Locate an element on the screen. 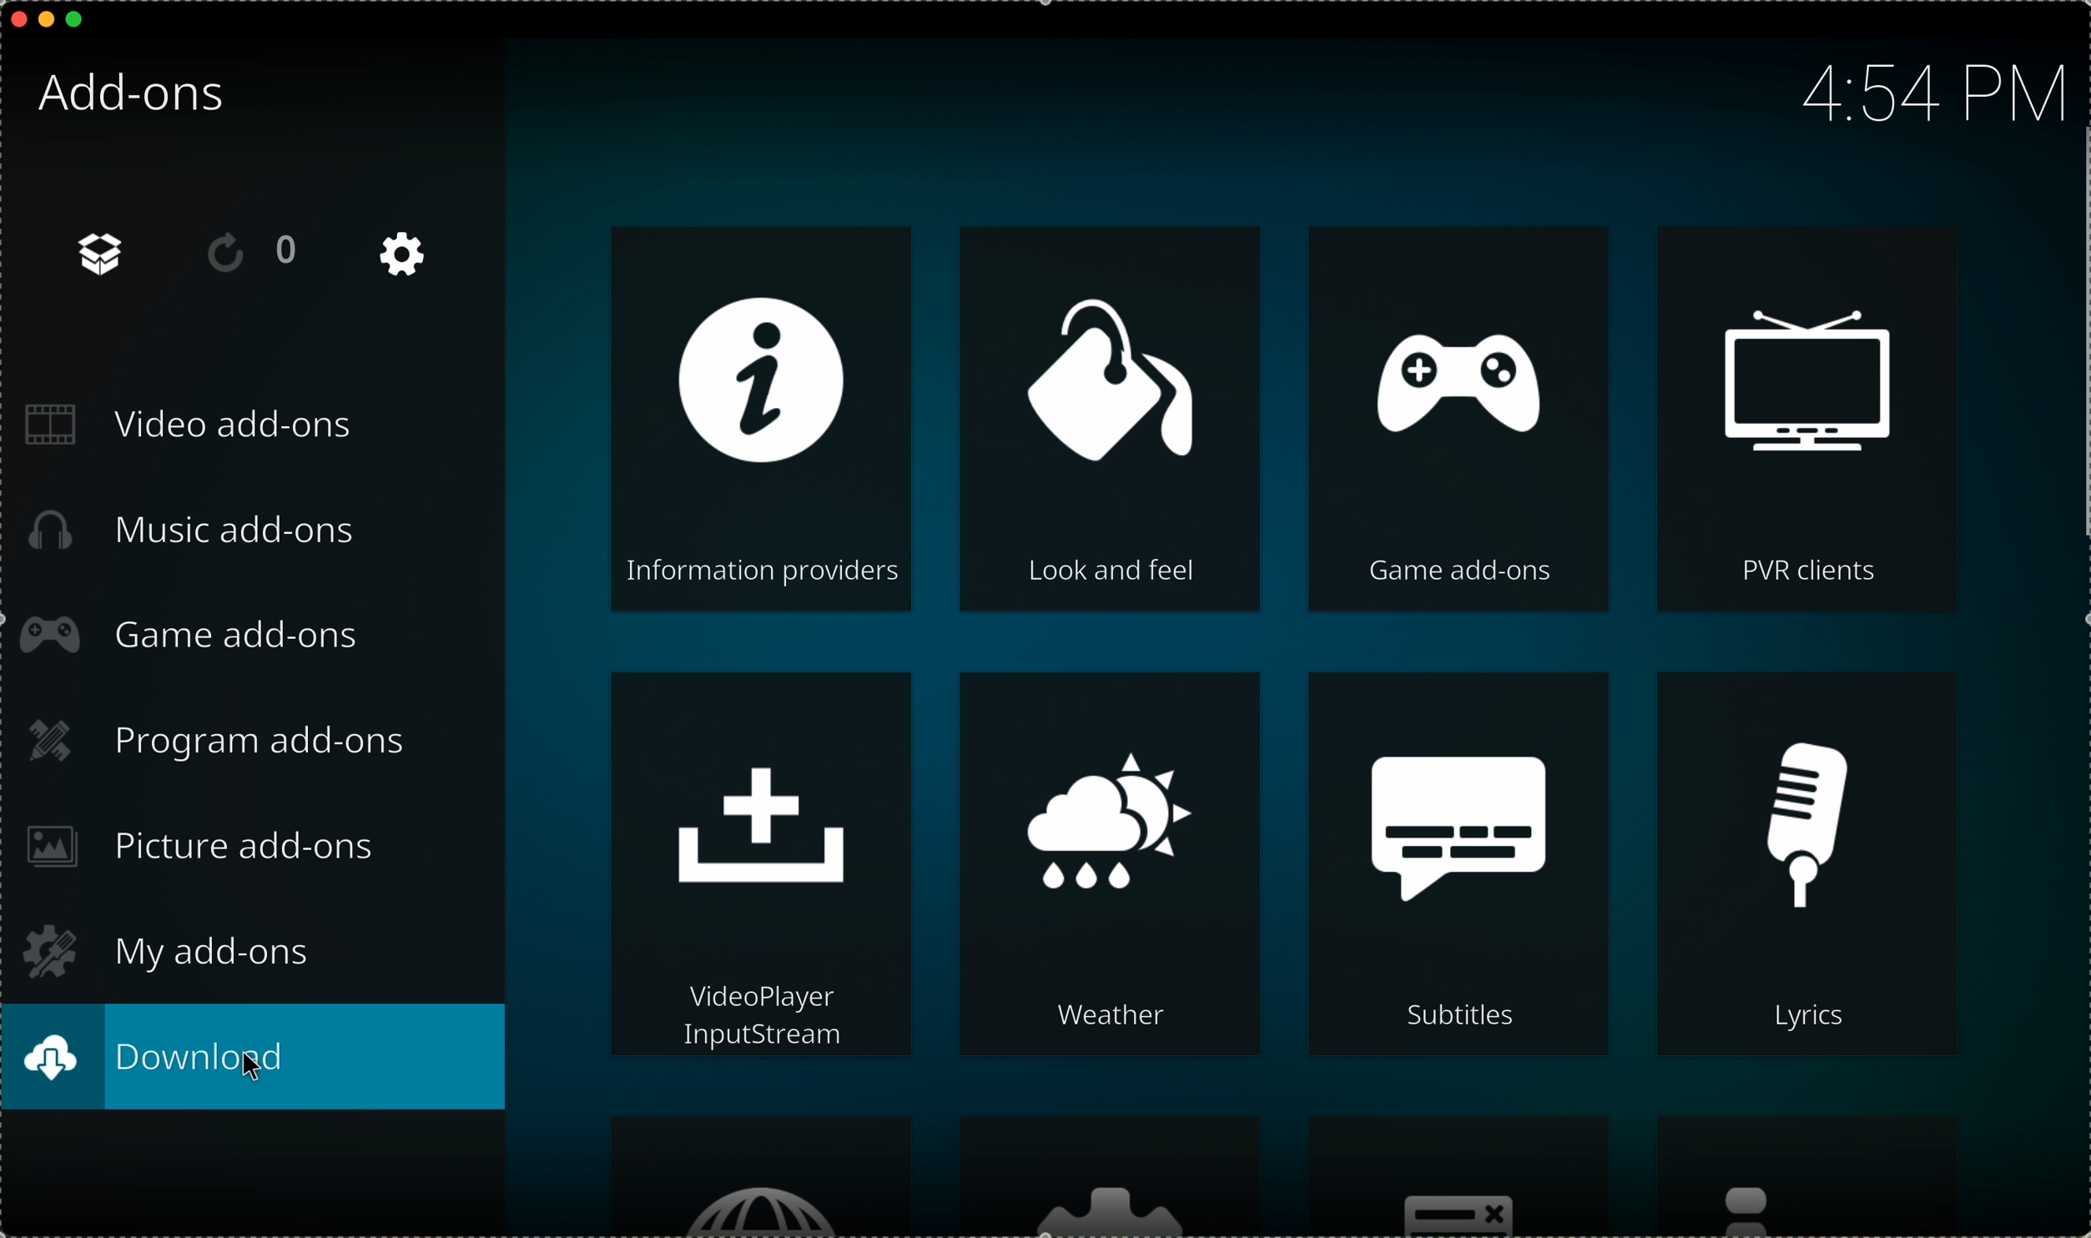 This screenshot has width=2091, height=1238. videoplayer inputstream is located at coordinates (763, 867).